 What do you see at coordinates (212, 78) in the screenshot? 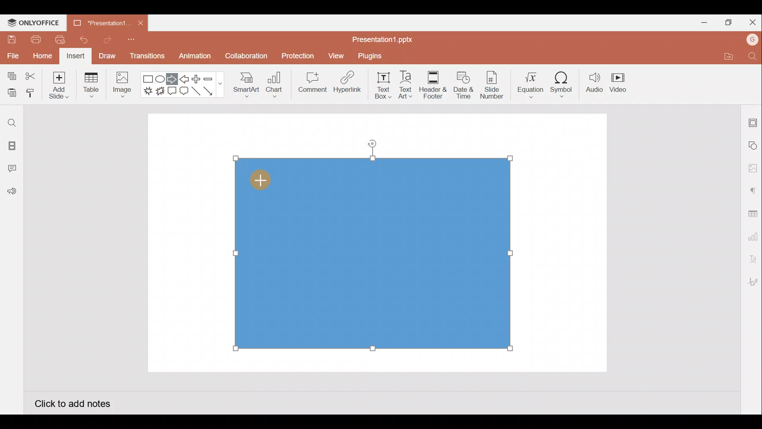
I see `Minus` at bounding box center [212, 78].